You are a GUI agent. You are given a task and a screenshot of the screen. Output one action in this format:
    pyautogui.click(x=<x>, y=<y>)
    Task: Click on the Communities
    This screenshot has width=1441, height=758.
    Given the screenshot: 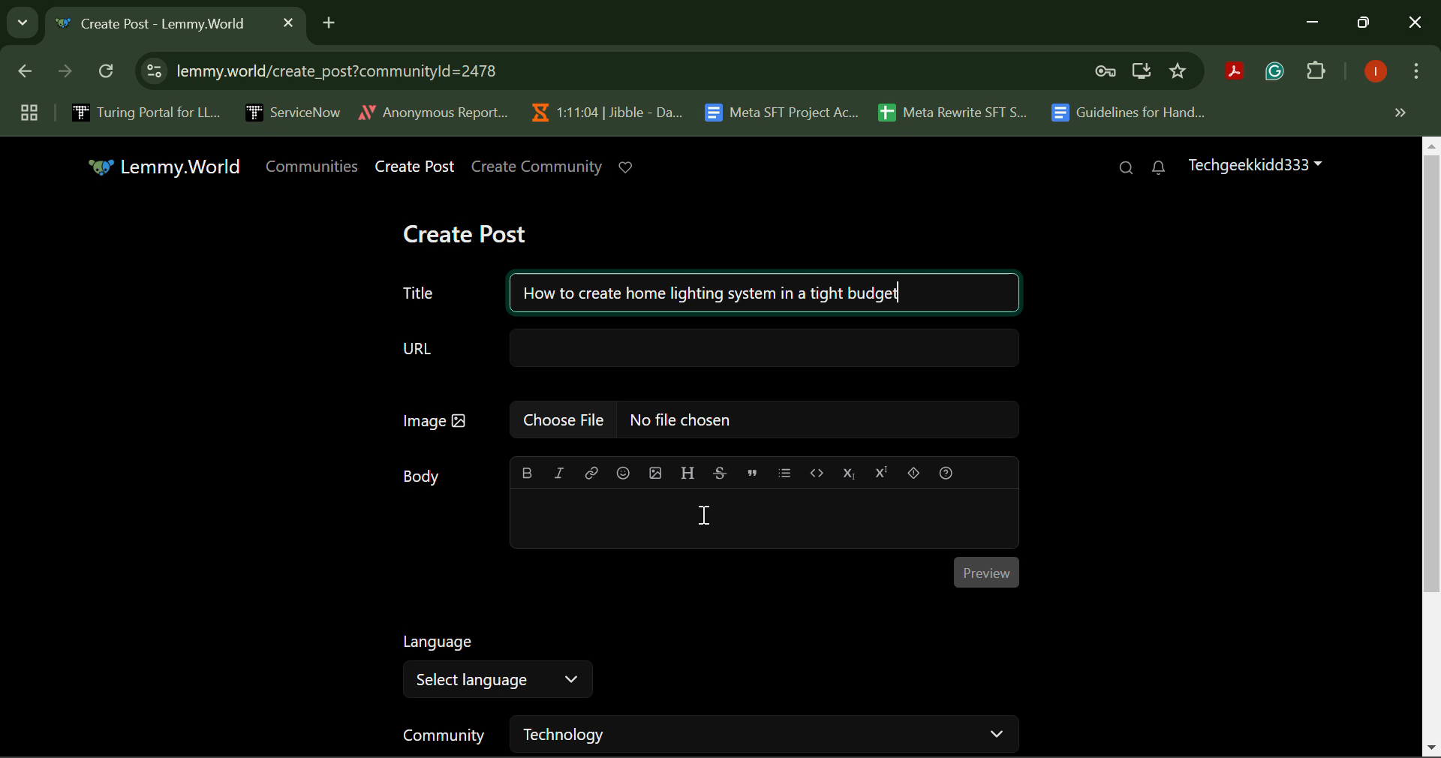 What is the action you would take?
    pyautogui.click(x=315, y=167)
    